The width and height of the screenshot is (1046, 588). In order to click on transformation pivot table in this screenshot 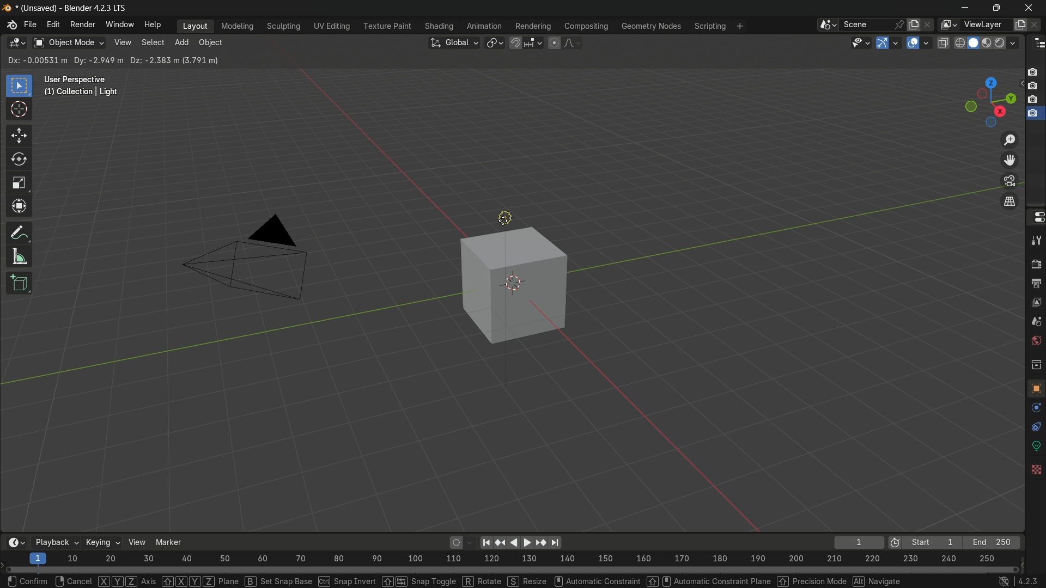, I will do `click(495, 42)`.